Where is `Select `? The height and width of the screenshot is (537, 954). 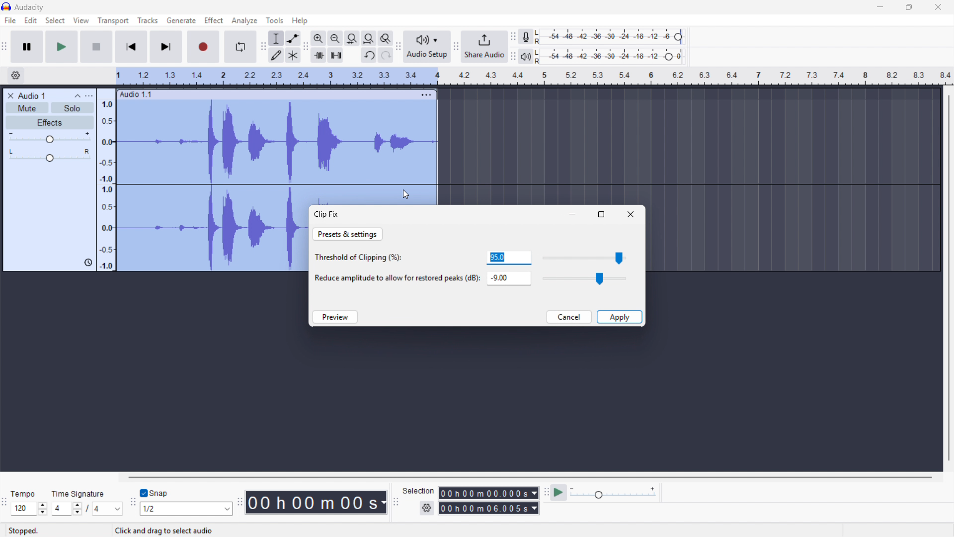
Select  is located at coordinates (55, 21).